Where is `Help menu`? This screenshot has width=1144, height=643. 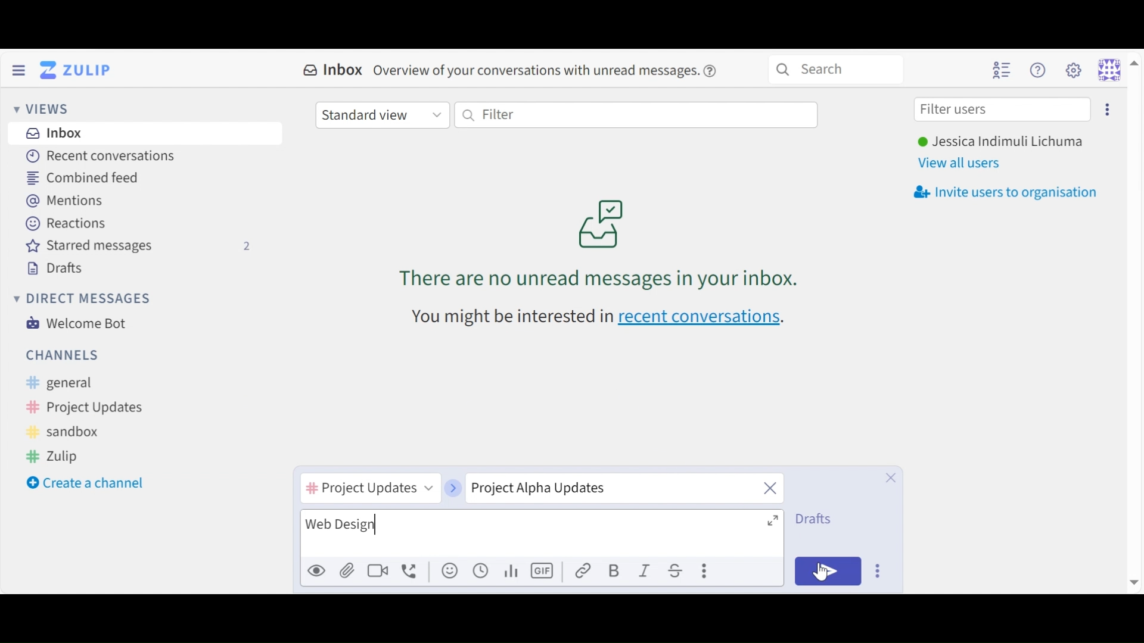
Help menu is located at coordinates (1040, 70).